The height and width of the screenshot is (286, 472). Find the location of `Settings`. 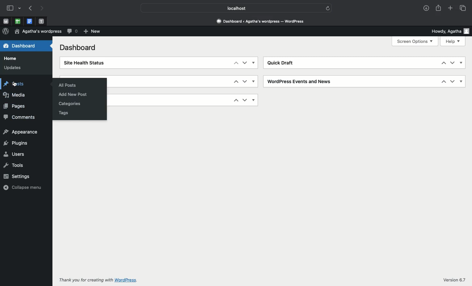

Settings is located at coordinates (18, 176).